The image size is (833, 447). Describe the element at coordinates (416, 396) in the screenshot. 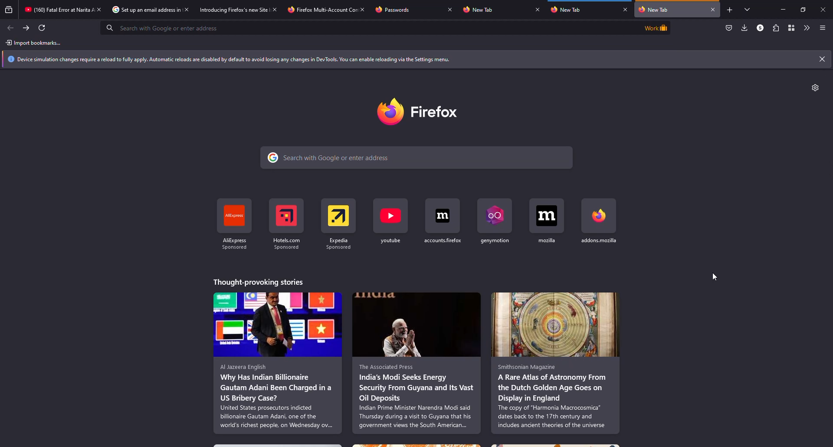

I see `Preview of story text` at that location.